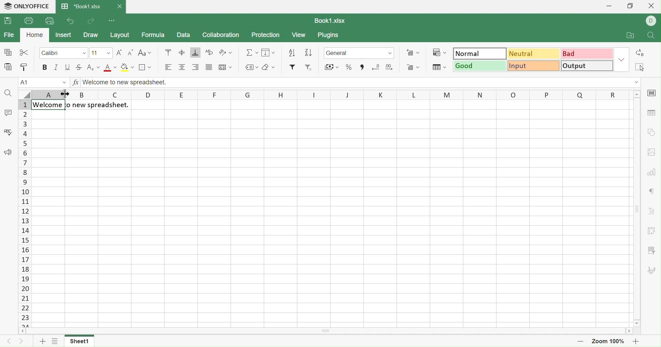 The image size is (661, 347). What do you see at coordinates (7, 51) in the screenshot?
I see `Copy` at bounding box center [7, 51].